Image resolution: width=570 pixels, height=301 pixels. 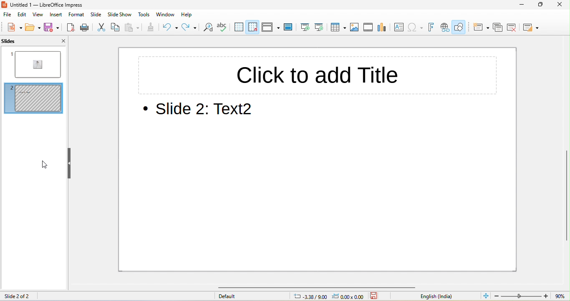 I want to click on horizontal scroll bar, so click(x=324, y=287).